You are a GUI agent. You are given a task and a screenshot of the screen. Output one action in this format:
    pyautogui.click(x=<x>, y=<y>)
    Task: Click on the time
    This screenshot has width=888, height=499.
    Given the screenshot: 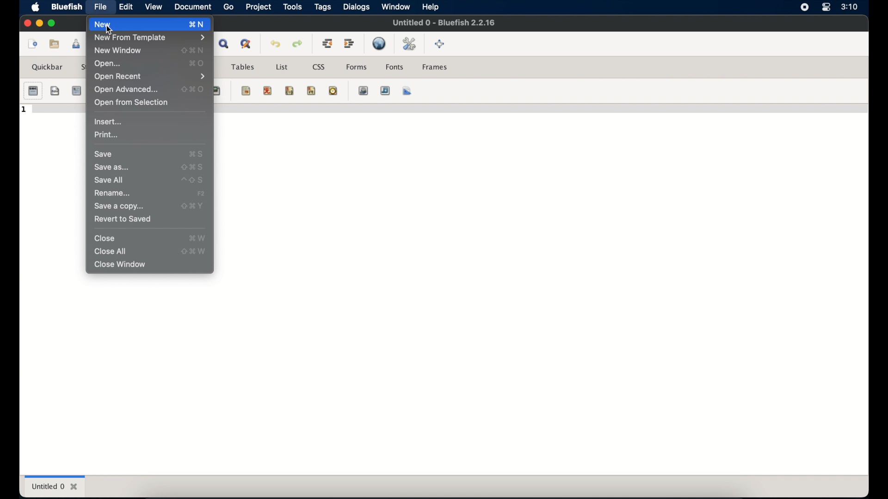 What is the action you would take?
    pyautogui.click(x=849, y=7)
    